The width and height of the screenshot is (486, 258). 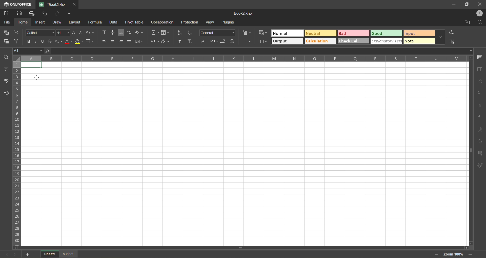 What do you see at coordinates (17, 41) in the screenshot?
I see `copy style` at bounding box center [17, 41].